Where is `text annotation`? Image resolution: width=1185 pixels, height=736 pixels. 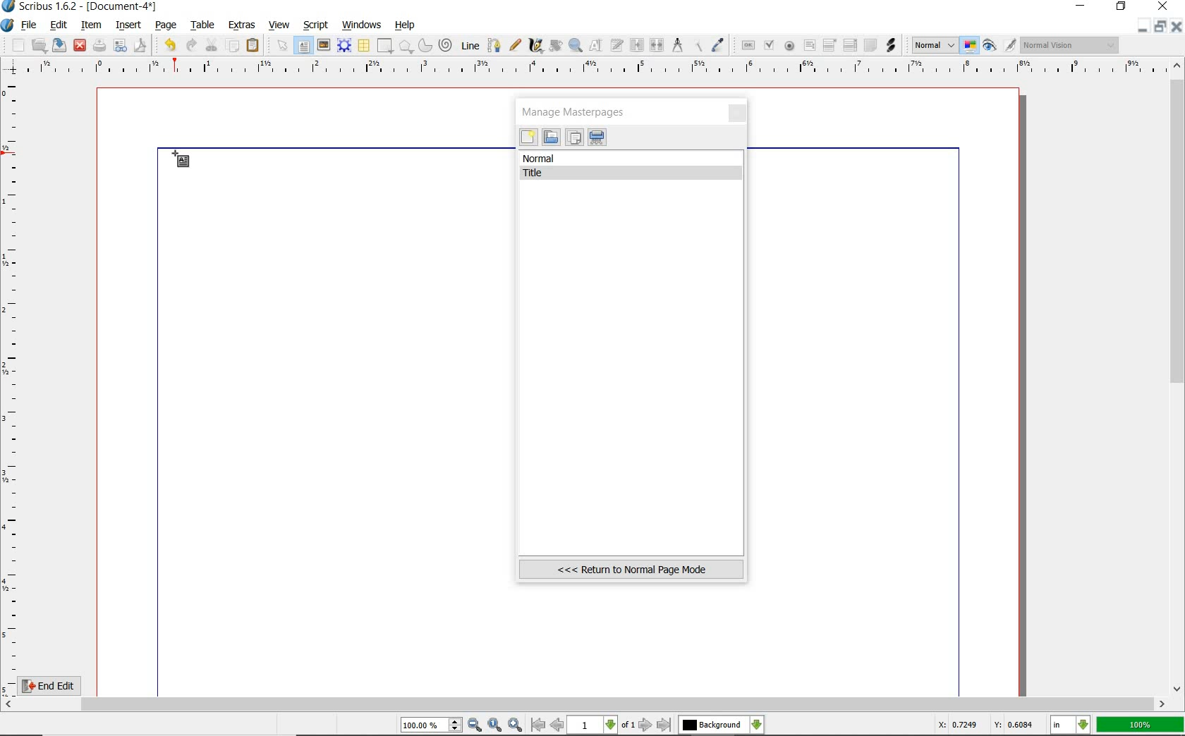 text annotation is located at coordinates (870, 46).